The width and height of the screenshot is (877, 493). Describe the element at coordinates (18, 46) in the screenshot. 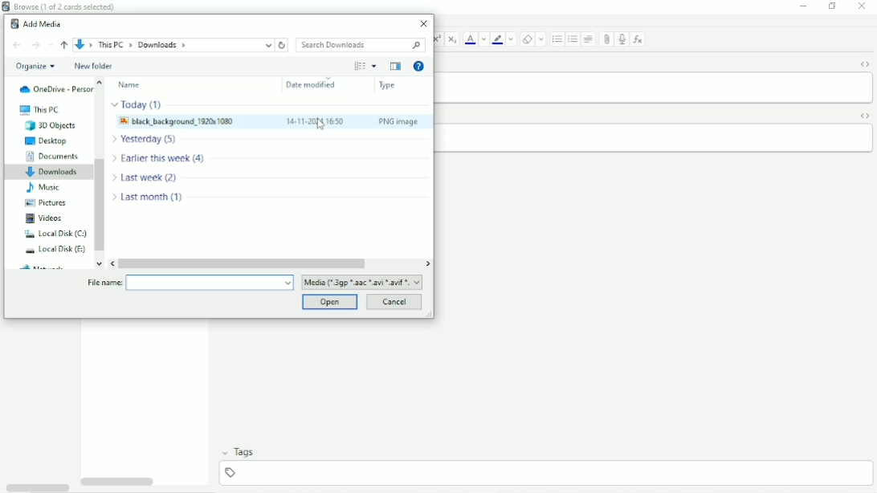

I see `Back` at that location.